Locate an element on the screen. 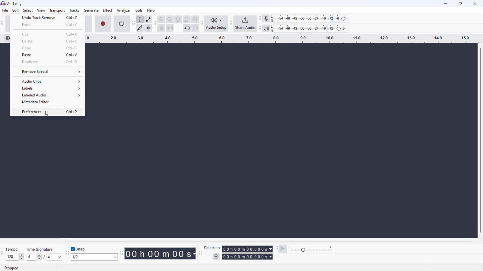  zoom out is located at coordinates (169, 19).